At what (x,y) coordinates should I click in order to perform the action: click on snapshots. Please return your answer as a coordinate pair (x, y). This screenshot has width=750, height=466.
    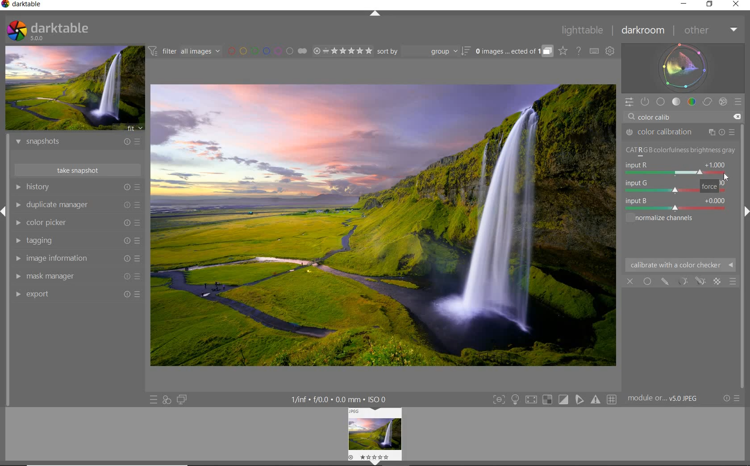
    Looking at the image, I should click on (80, 143).